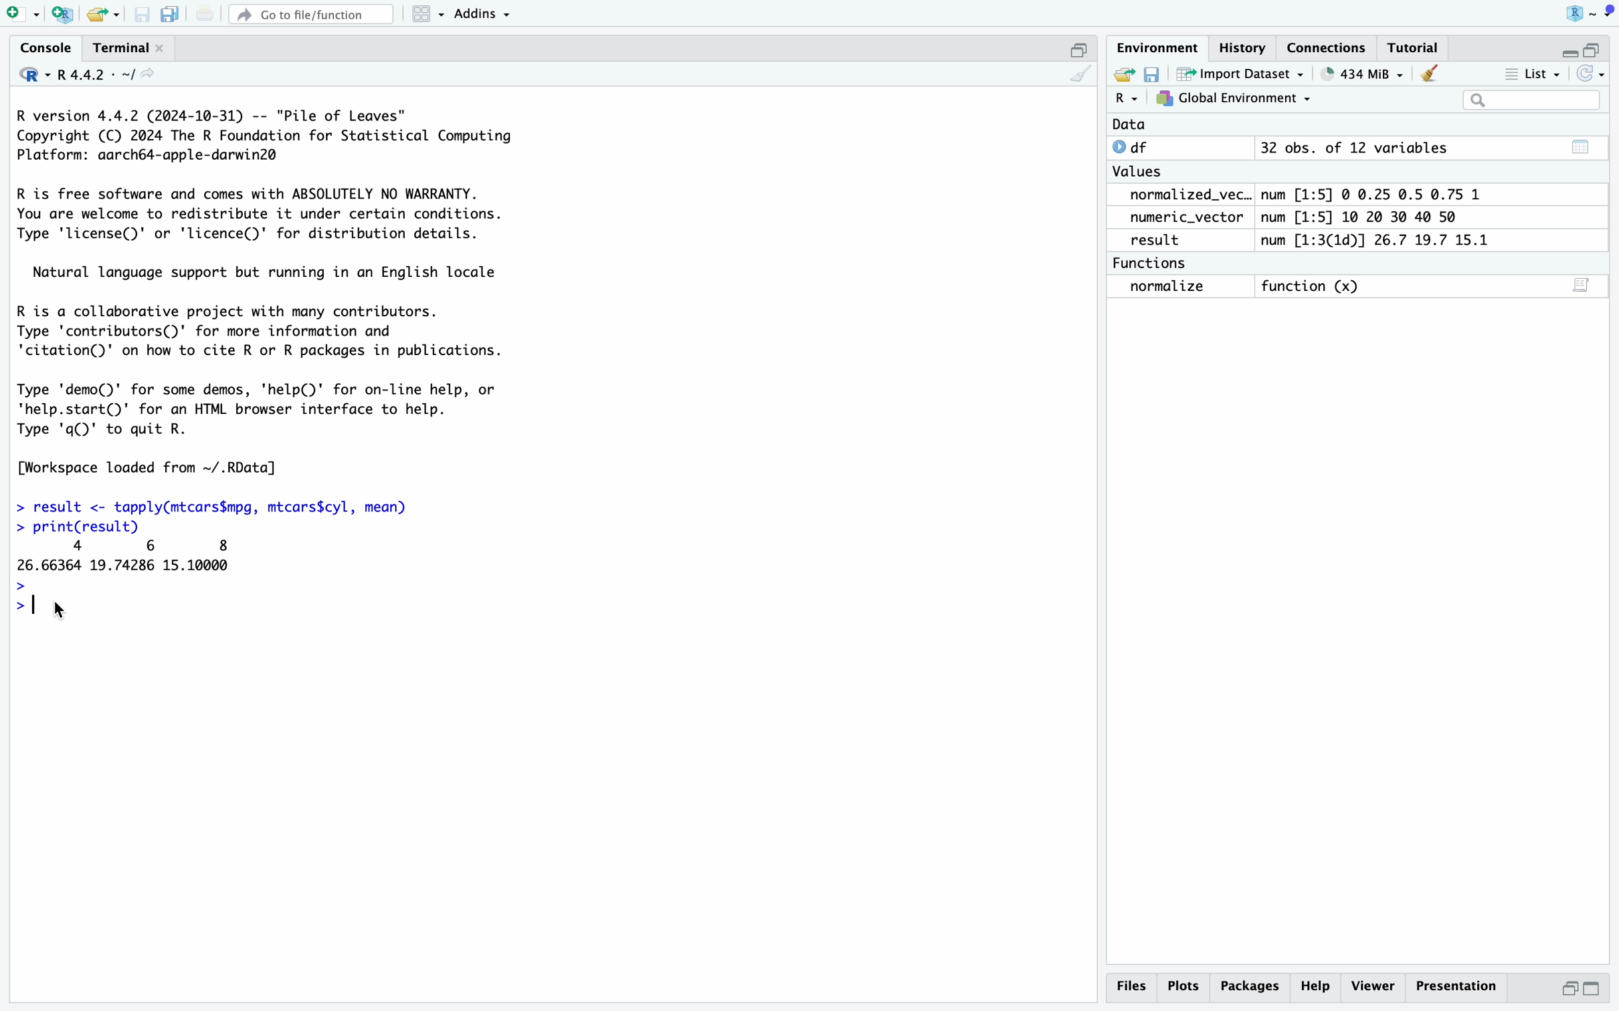 The image size is (1619, 1011). I want to click on Connections, so click(1327, 47).